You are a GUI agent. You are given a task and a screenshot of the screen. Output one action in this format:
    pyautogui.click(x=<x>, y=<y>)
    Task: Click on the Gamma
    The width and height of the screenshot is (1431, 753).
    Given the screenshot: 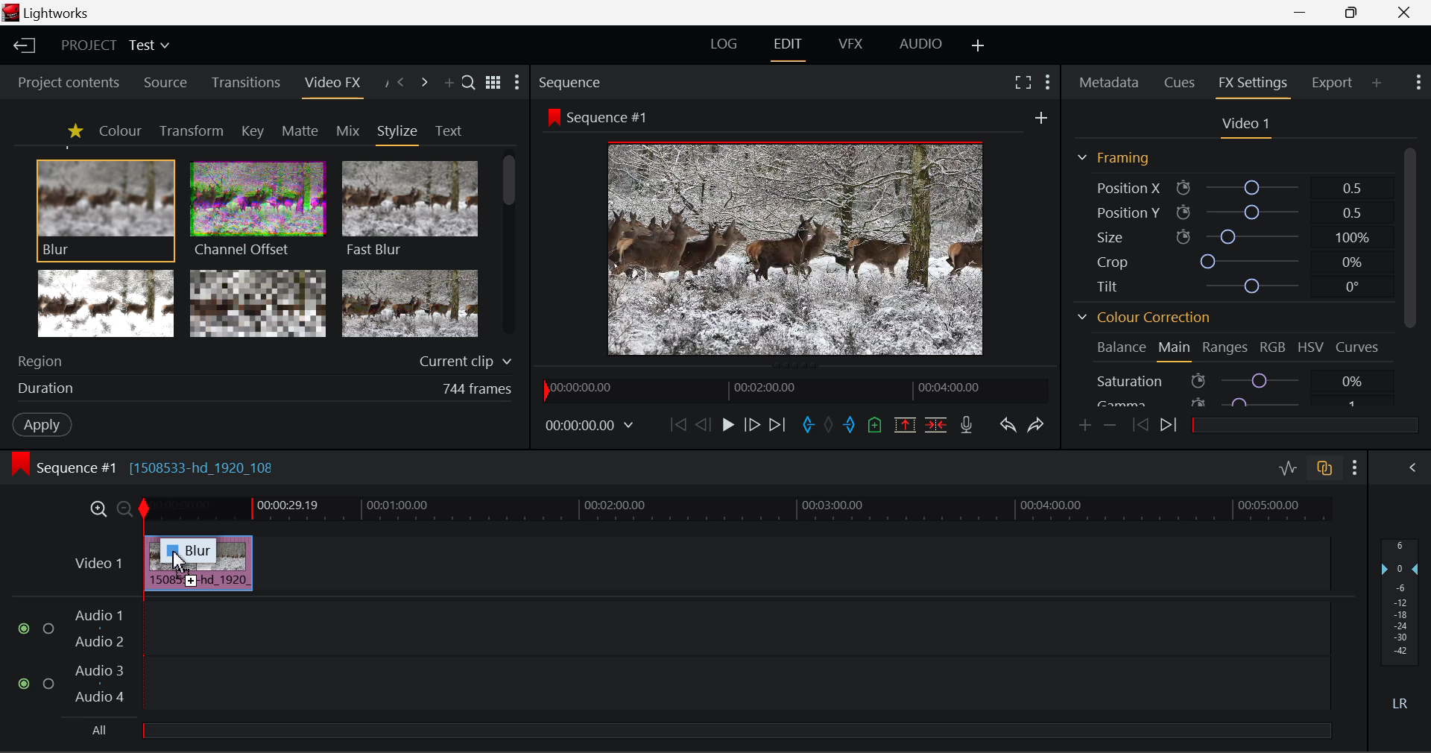 What is the action you would take?
    pyautogui.click(x=1239, y=401)
    